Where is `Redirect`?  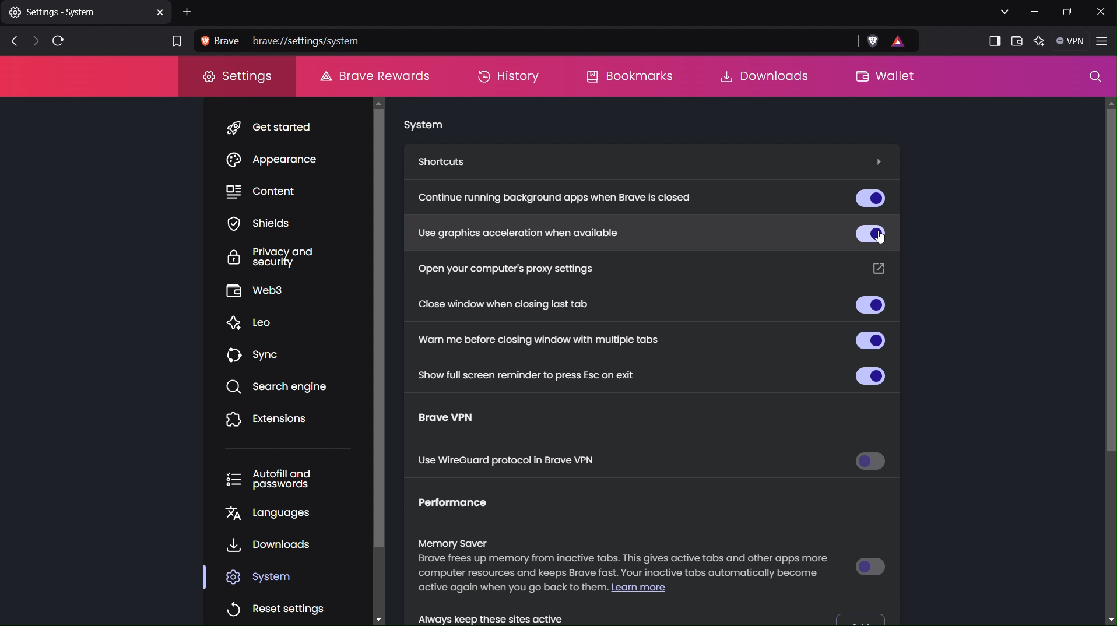 Redirect is located at coordinates (879, 268).